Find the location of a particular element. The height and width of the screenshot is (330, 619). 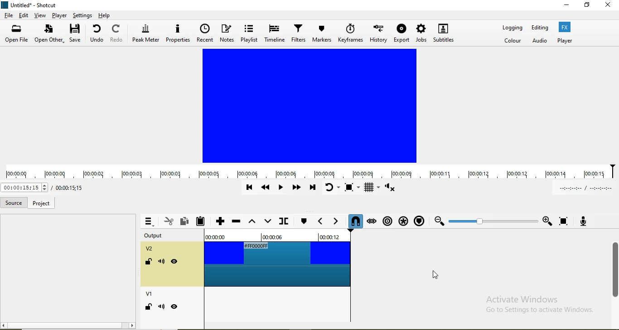

Timeline menu is located at coordinates (148, 222).